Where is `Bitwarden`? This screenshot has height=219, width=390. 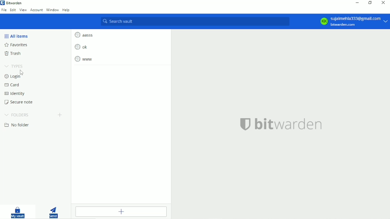
Bitwarden is located at coordinates (15, 3).